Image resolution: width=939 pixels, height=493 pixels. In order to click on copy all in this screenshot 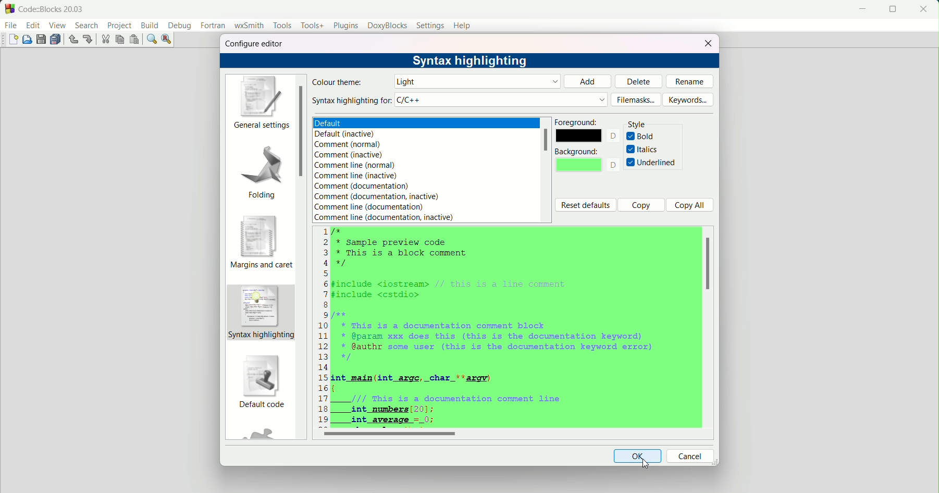, I will do `click(689, 205)`.